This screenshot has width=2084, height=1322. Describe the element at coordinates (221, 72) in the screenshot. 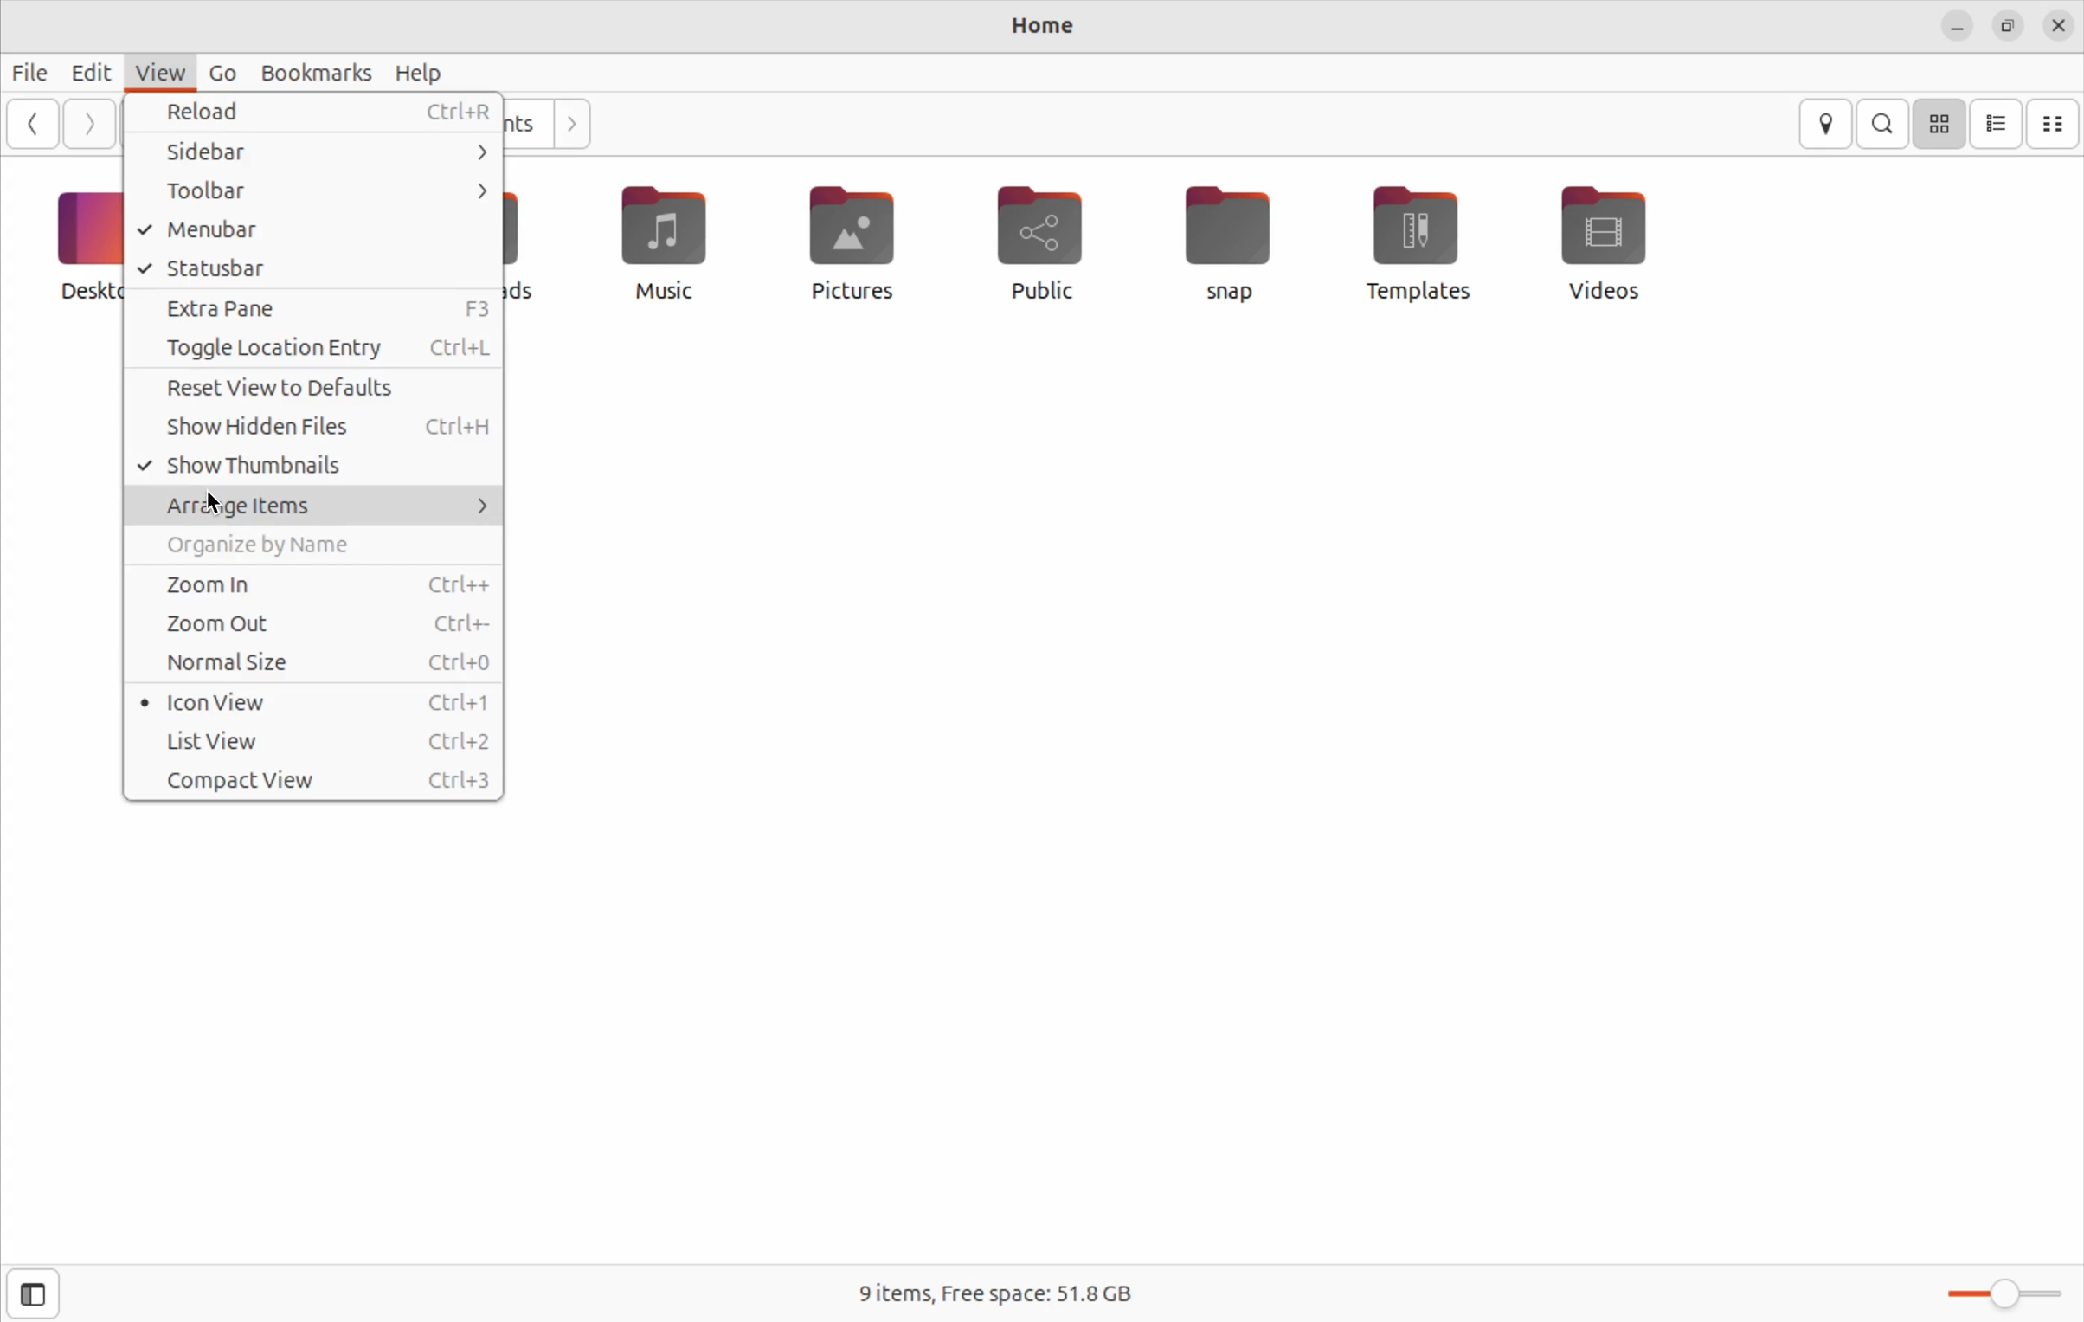

I see `Go` at that location.